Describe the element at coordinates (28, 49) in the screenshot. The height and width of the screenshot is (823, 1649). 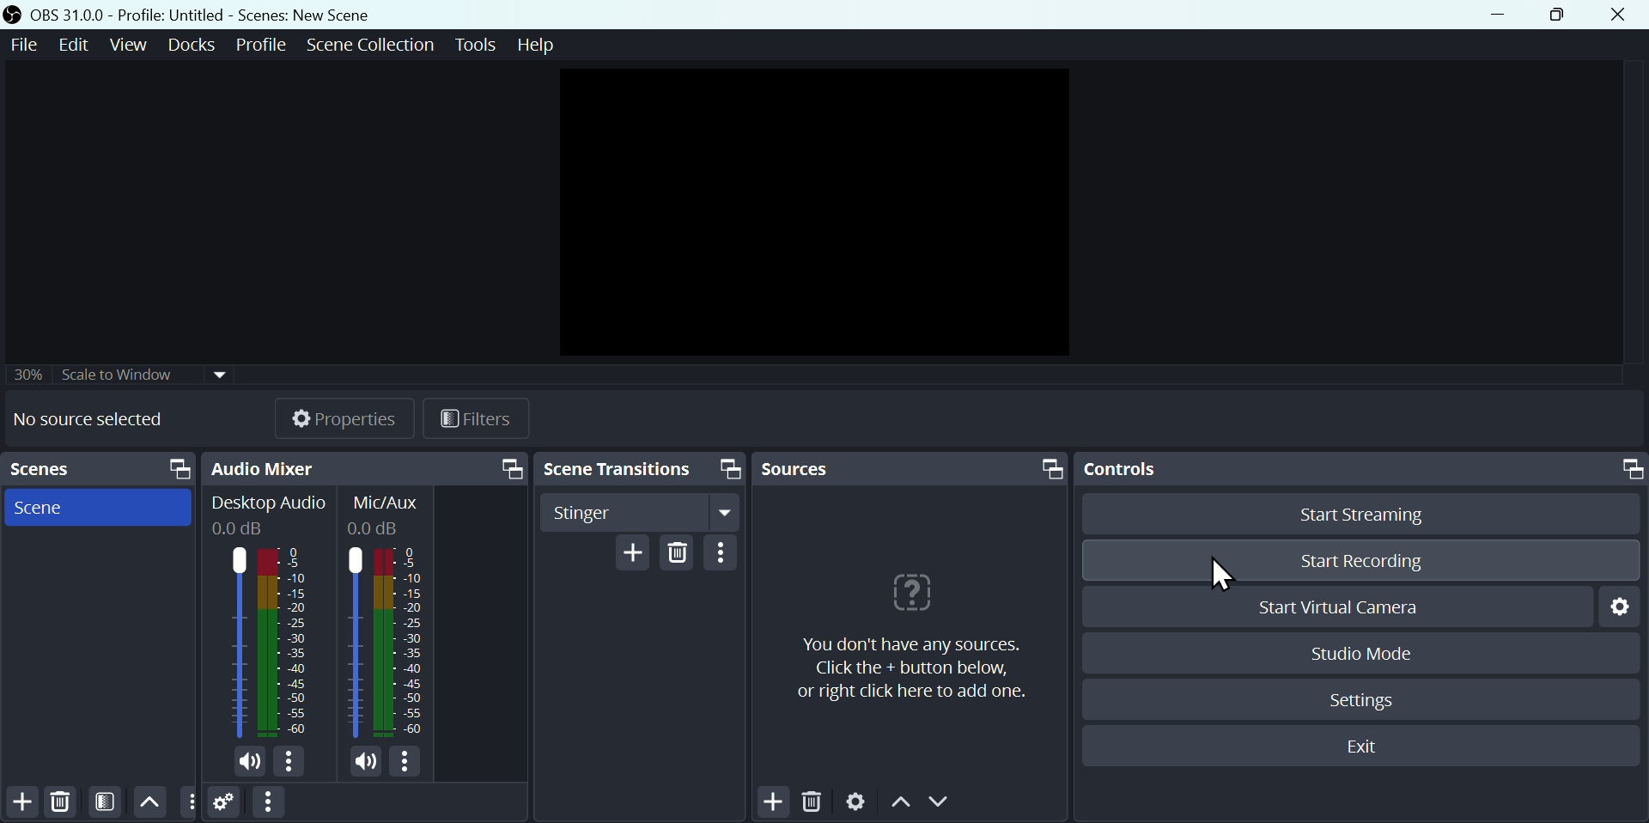
I see `File` at that location.